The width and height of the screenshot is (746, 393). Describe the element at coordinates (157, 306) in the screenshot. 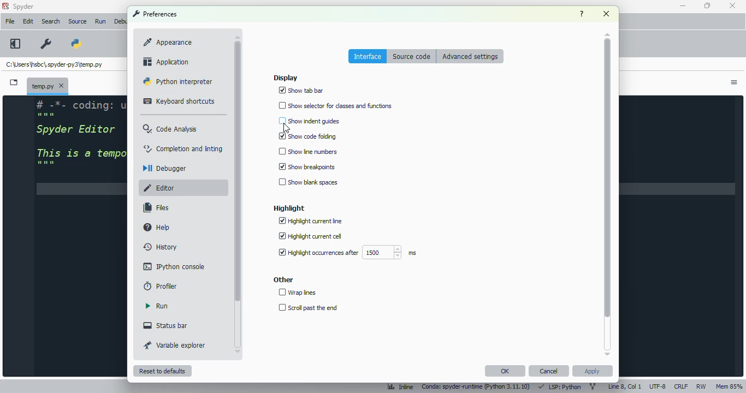

I see `run` at that location.